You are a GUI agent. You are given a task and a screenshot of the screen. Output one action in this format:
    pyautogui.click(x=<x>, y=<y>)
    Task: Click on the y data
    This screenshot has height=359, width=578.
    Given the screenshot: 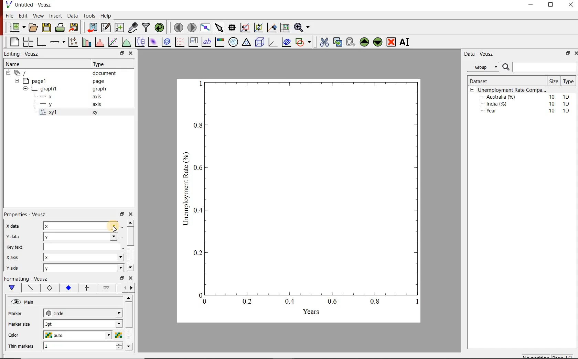 What is the action you would take?
    pyautogui.click(x=15, y=237)
    